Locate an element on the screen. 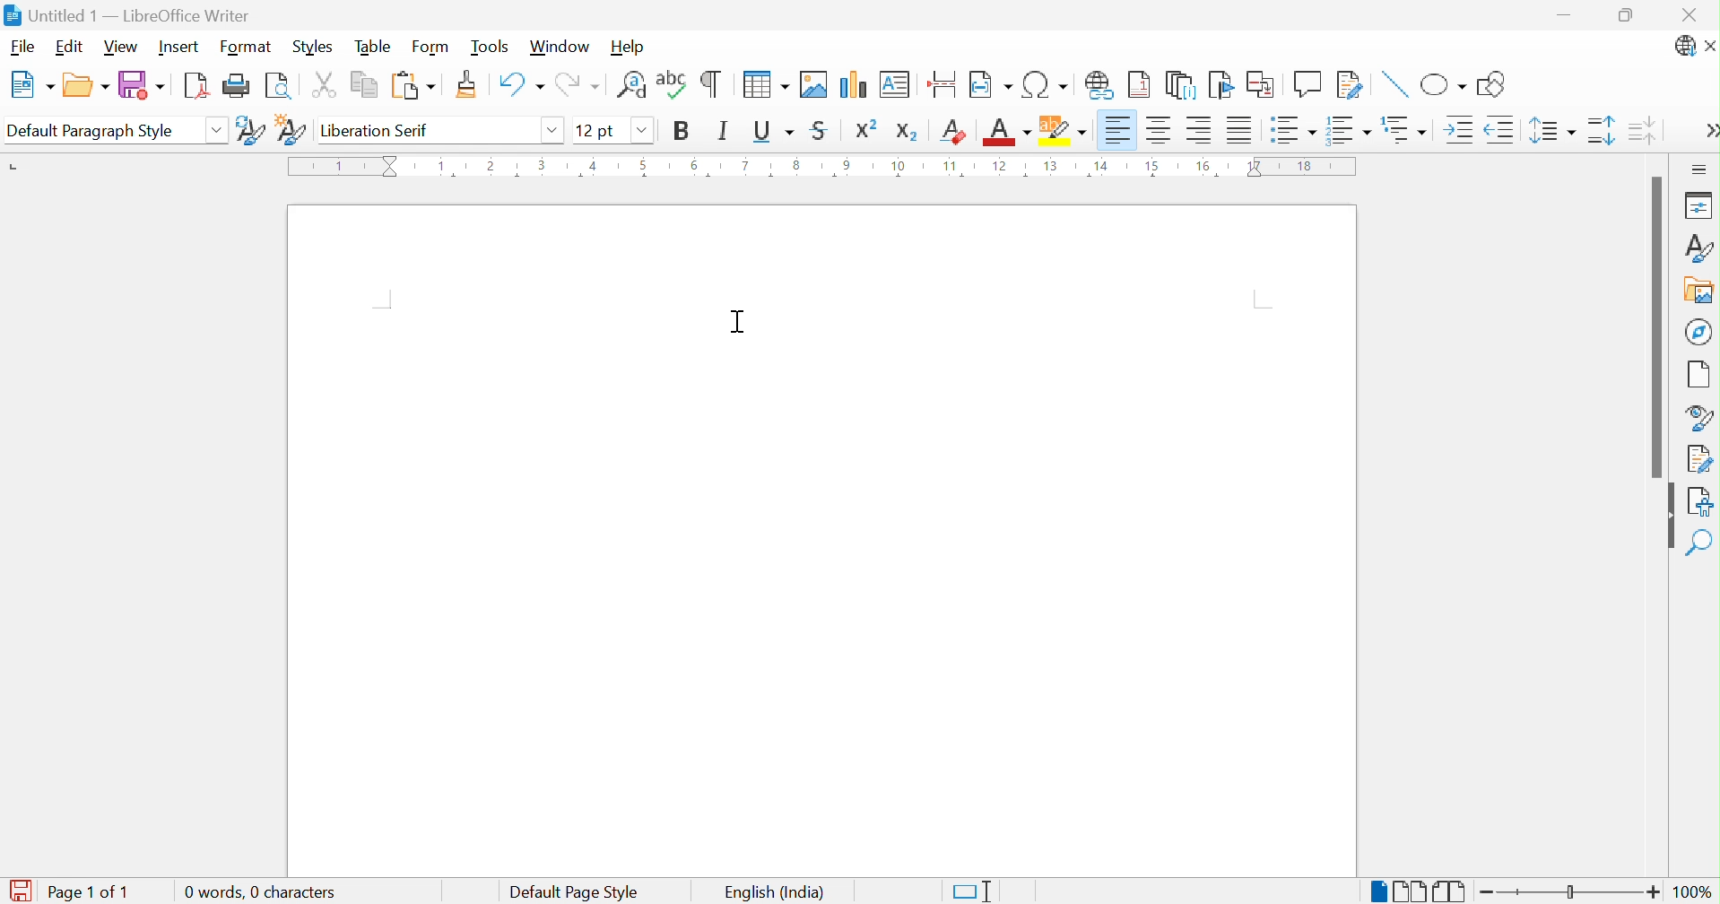 The width and height of the screenshot is (1720, 904). Align right is located at coordinates (1201, 133).